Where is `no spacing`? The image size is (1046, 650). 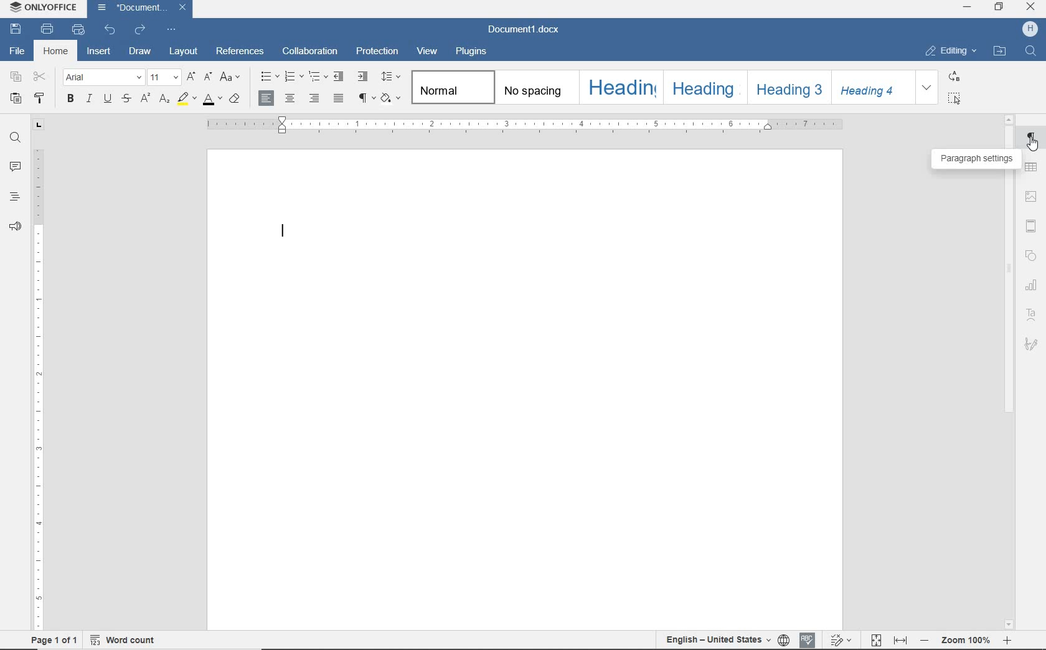 no spacing is located at coordinates (535, 92).